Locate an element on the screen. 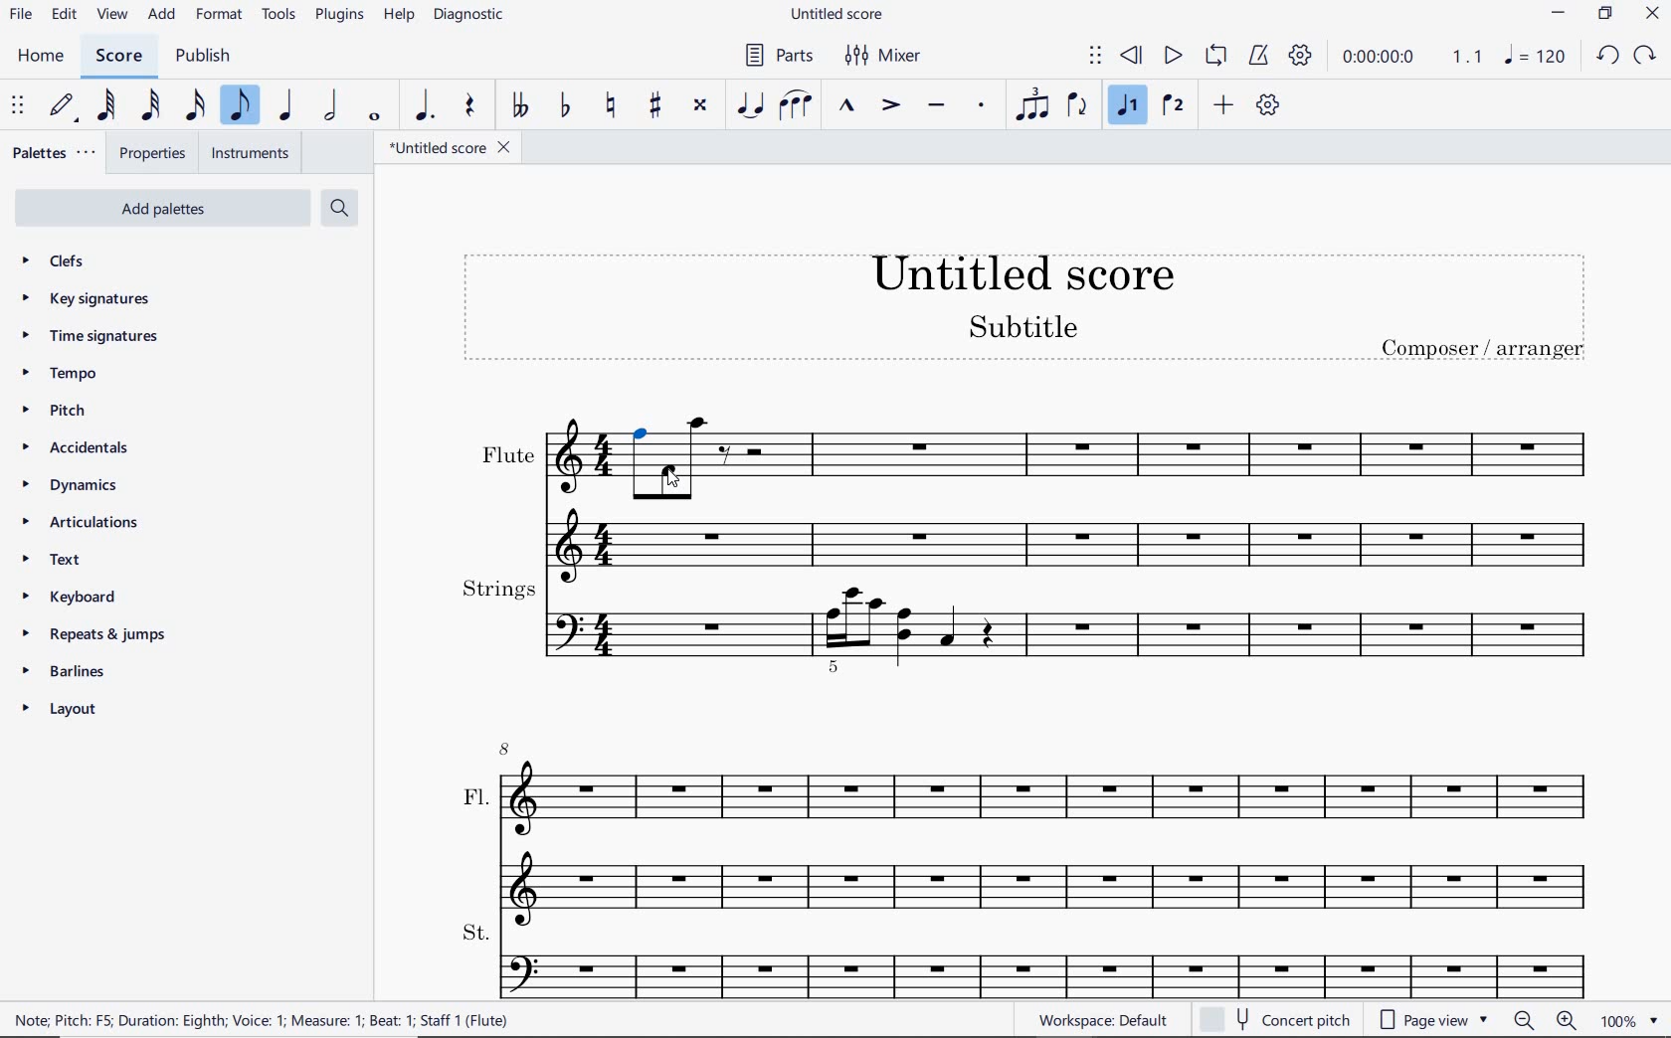 The width and height of the screenshot is (1671, 1038). file is located at coordinates (19, 16).